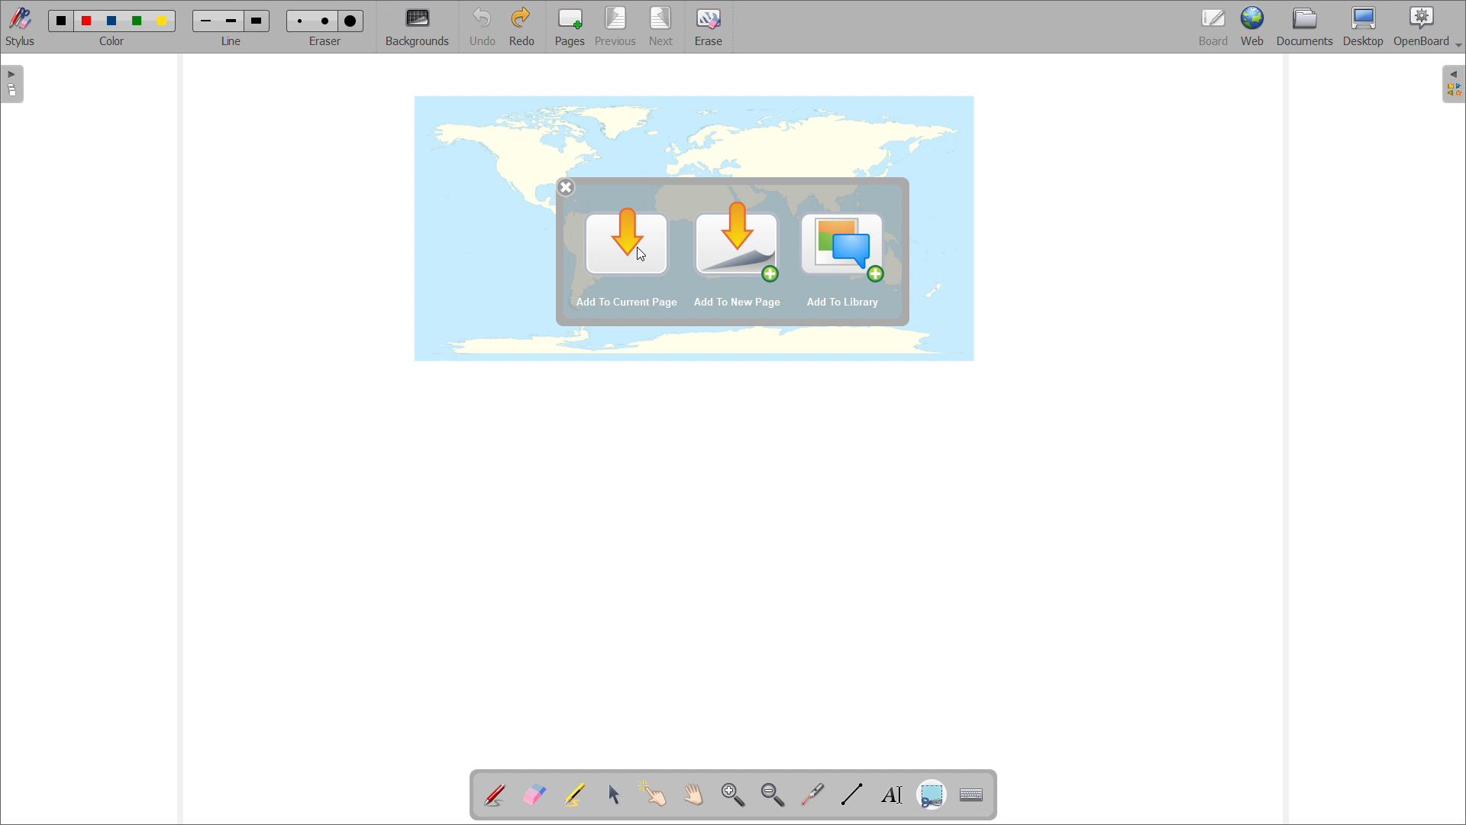  Describe the element at coordinates (735, 241) in the screenshot. I see `add to new page` at that location.